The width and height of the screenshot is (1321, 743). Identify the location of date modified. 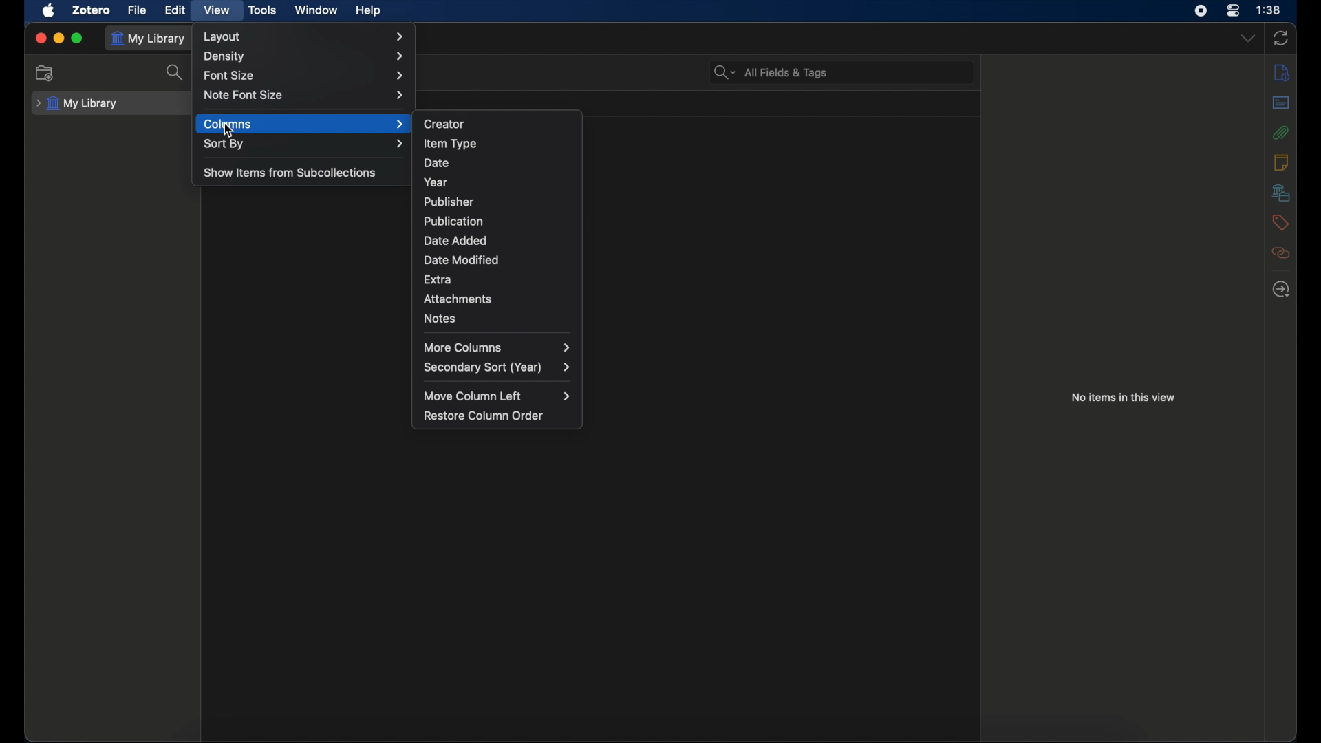
(462, 260).